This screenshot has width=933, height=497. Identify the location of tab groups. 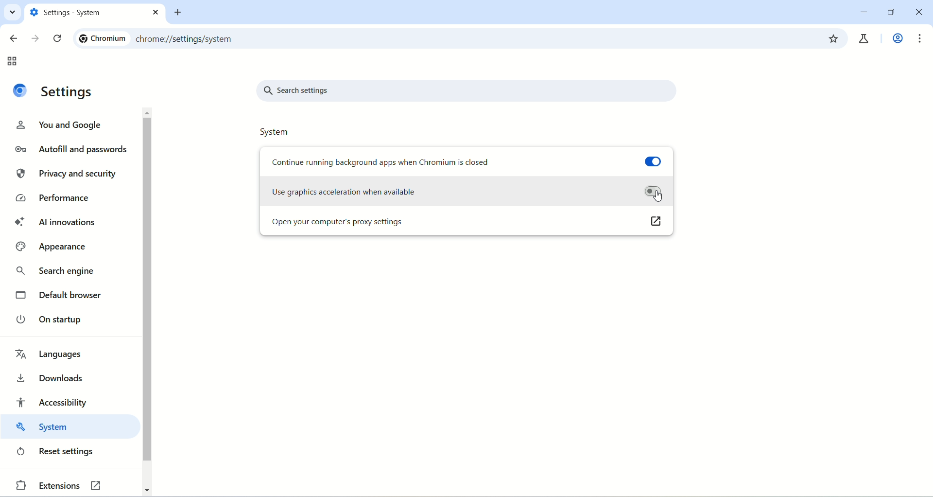
(14, 62).